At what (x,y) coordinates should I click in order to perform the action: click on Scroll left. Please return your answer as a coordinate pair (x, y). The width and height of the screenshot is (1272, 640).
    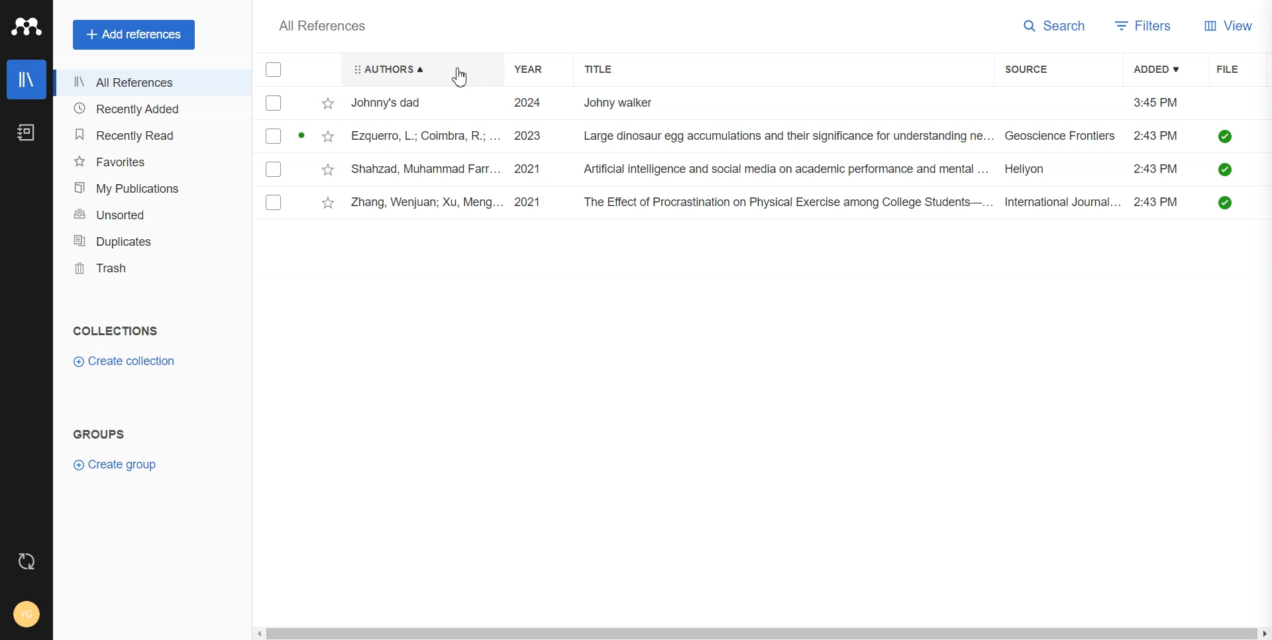
    Looking at the image, I should click on (262, 635).